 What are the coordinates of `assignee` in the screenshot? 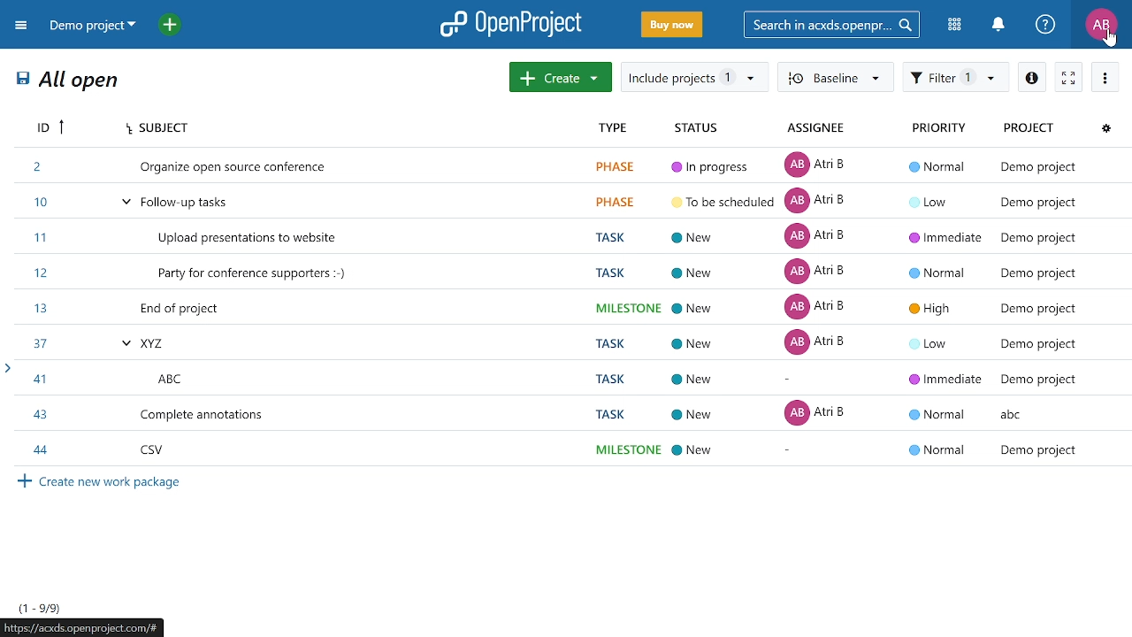 It's located at (819, 129).